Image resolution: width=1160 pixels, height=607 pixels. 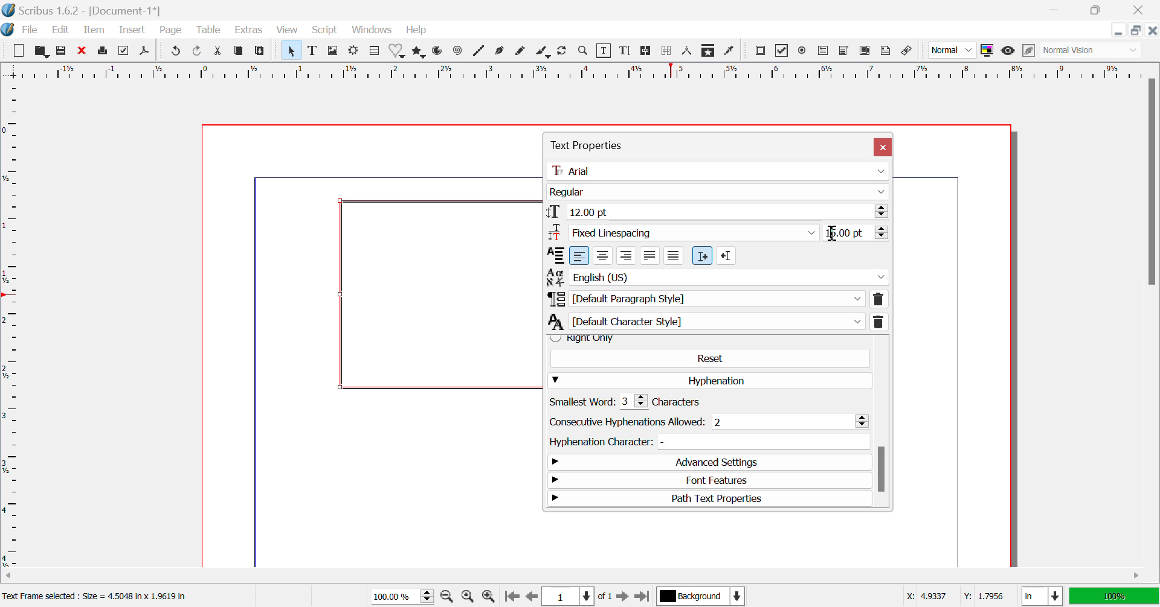 I want to click on Table, so click(x=209, y=31).